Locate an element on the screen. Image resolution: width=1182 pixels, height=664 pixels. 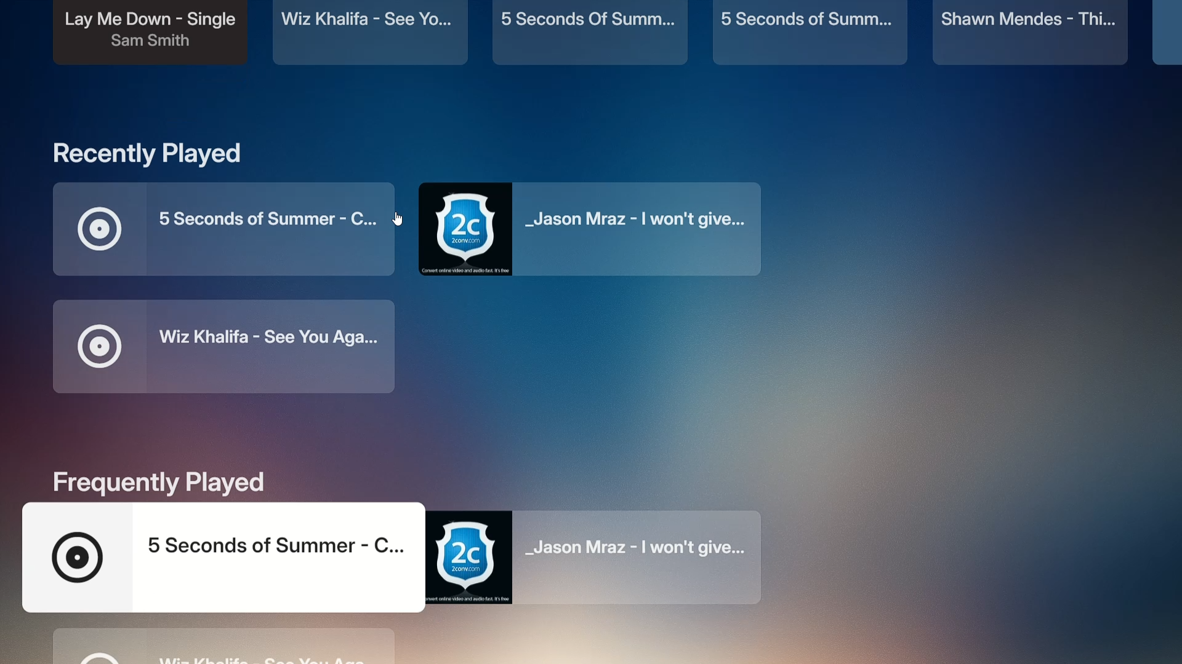
Recently Played is located at coordinates (150, 156).